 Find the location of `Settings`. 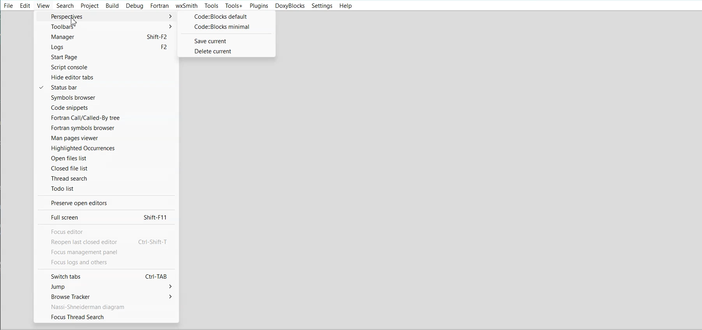

Settings is located at coordinates (322, 6).